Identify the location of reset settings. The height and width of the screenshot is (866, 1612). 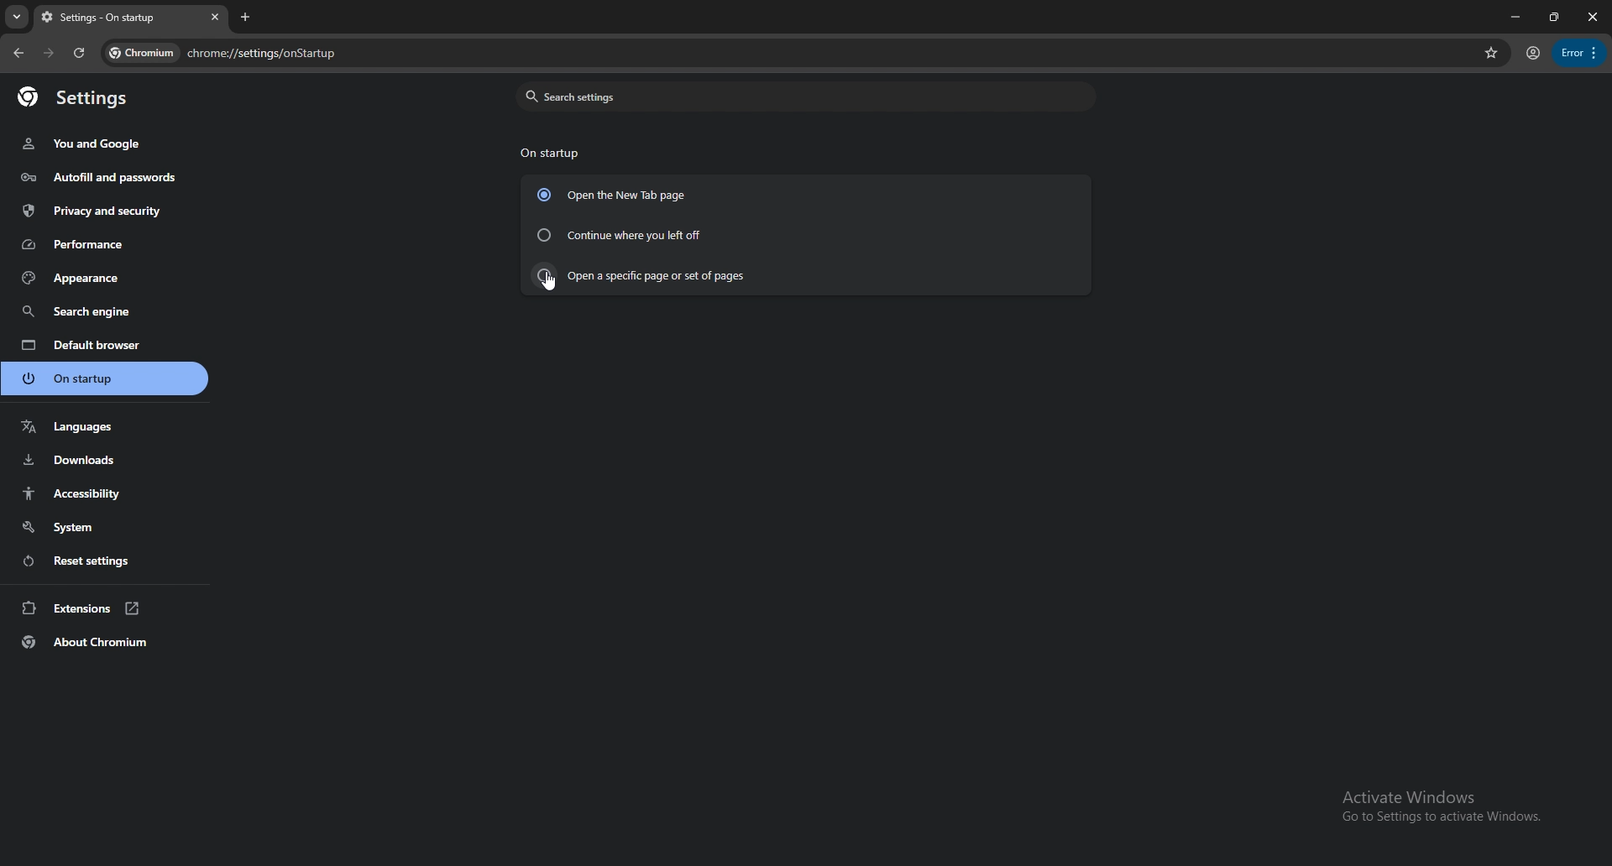
(105, 560).